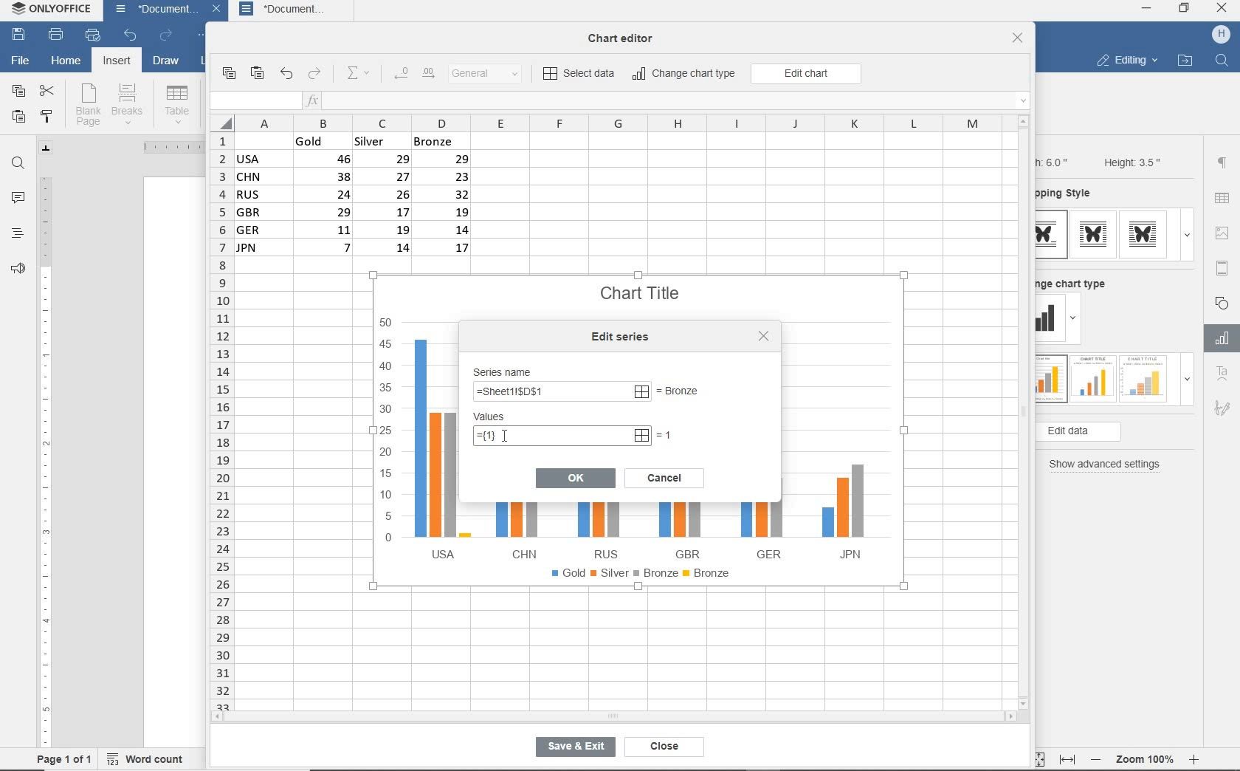 The height and width of the screenshot is (771, 1240). What do you see at coordinates (46, 148) in the screenshot?
I see `tab stop` at bounding box center [46, 148].